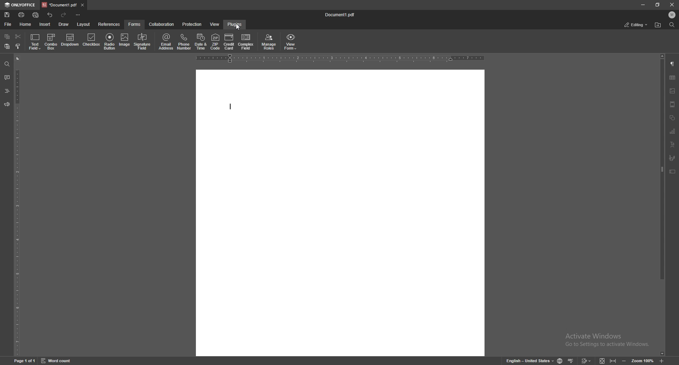  I want to click on copy style, so click(19, 46).